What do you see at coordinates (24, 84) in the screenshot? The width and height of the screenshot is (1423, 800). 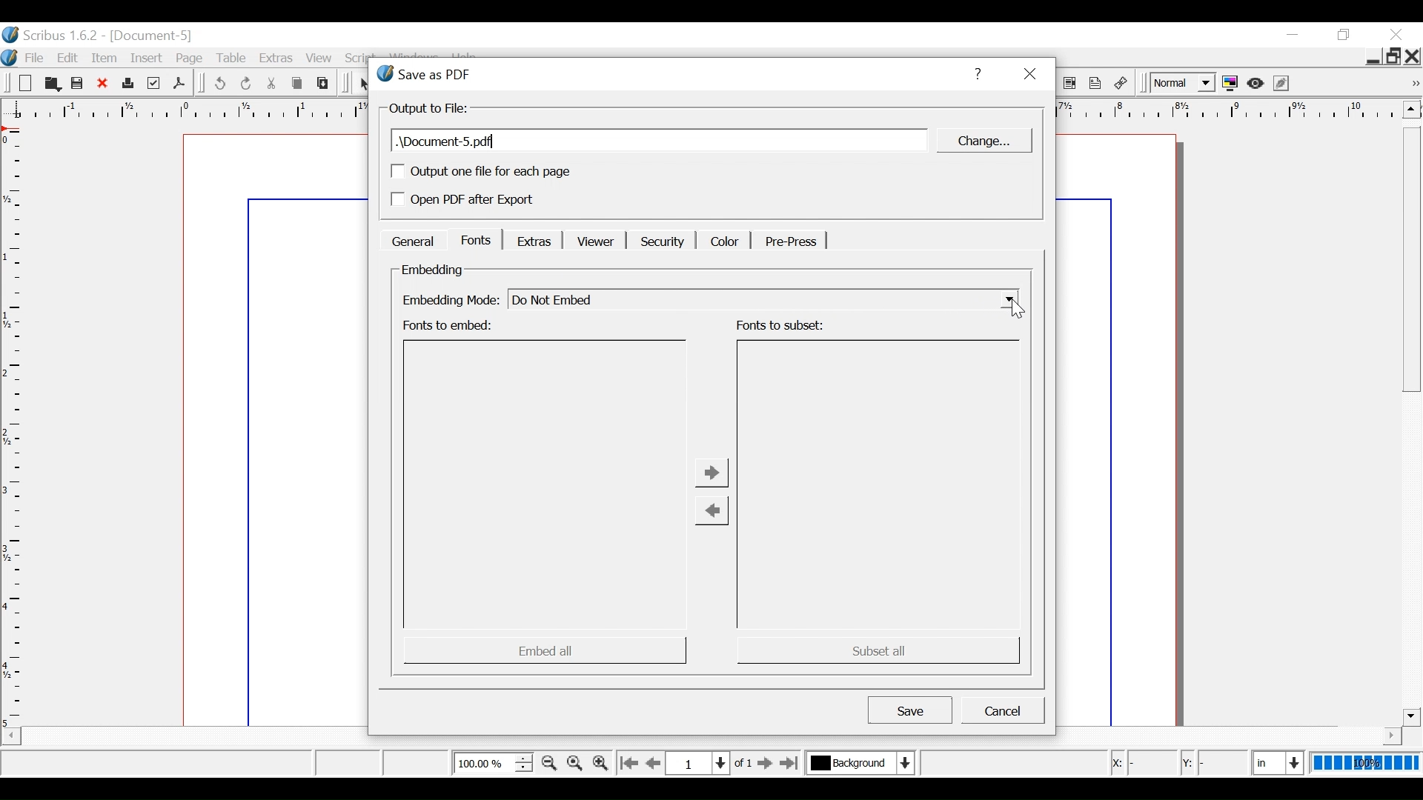 I see `Open` at bounding box center [24, 84].